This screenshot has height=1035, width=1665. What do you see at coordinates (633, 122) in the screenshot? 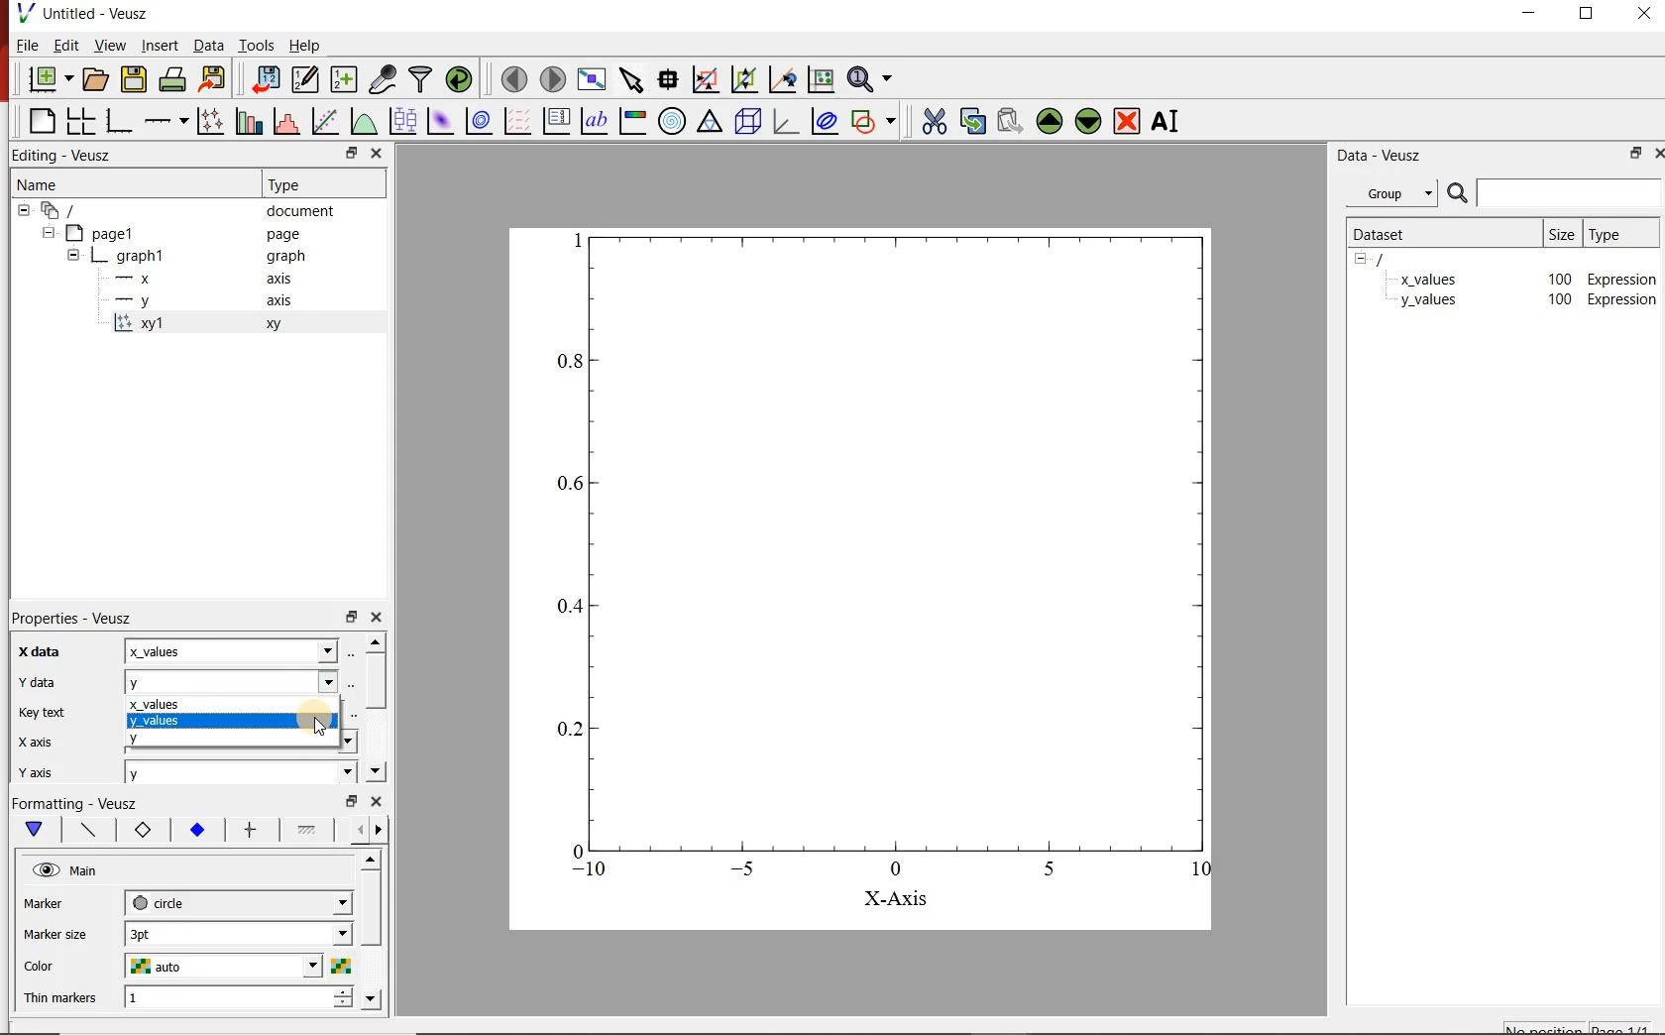
I see `image color bar` at bounding box center [633, 122].